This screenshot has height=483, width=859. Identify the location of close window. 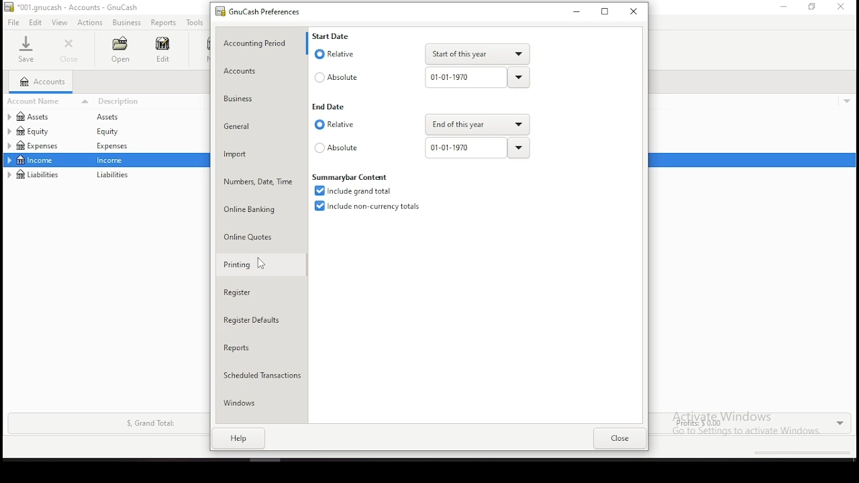
(842, 7).